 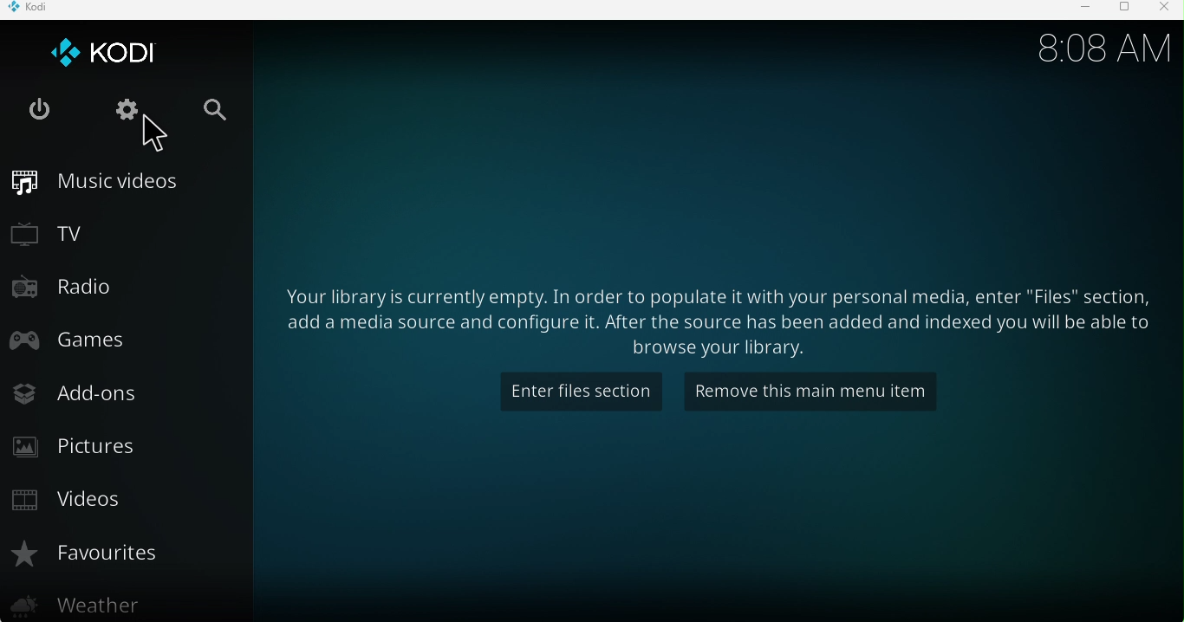 What do you see at coordinates (222, 112) in the screenshot?
I see `Search bar` at bounding box center [222, 112].